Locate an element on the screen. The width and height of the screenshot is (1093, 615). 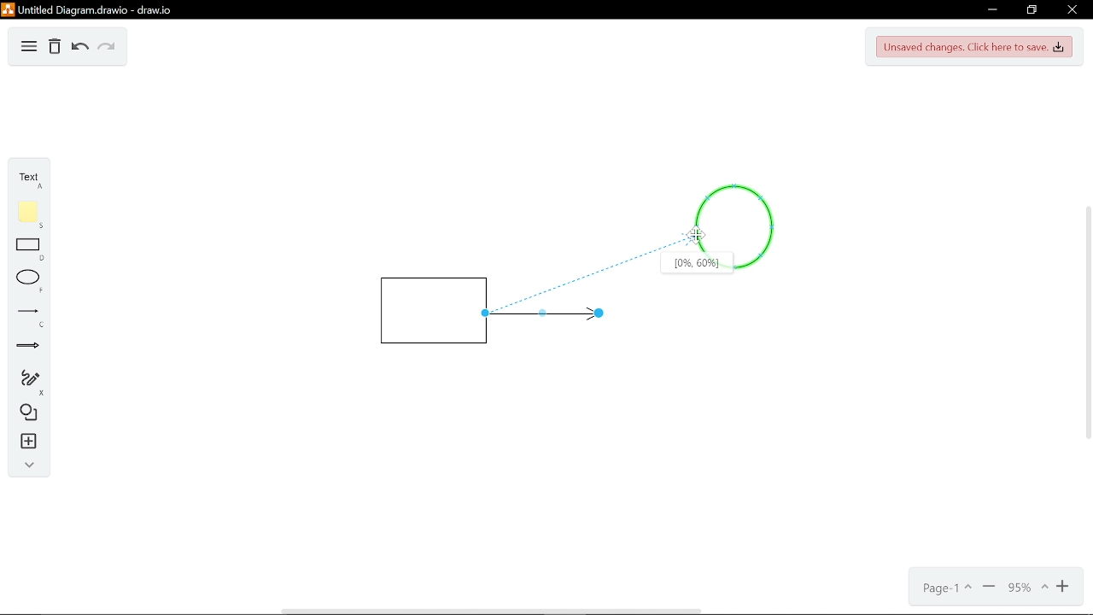
Collapse is located at coordinates (26, 465).